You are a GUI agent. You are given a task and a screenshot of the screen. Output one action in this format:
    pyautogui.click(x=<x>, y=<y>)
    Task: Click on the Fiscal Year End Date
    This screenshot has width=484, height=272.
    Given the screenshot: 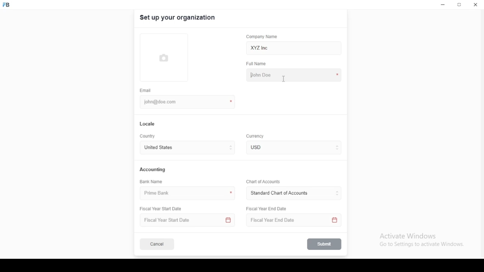 What is the action you would take?
    pyautogui.click(x=267, y=209)
    